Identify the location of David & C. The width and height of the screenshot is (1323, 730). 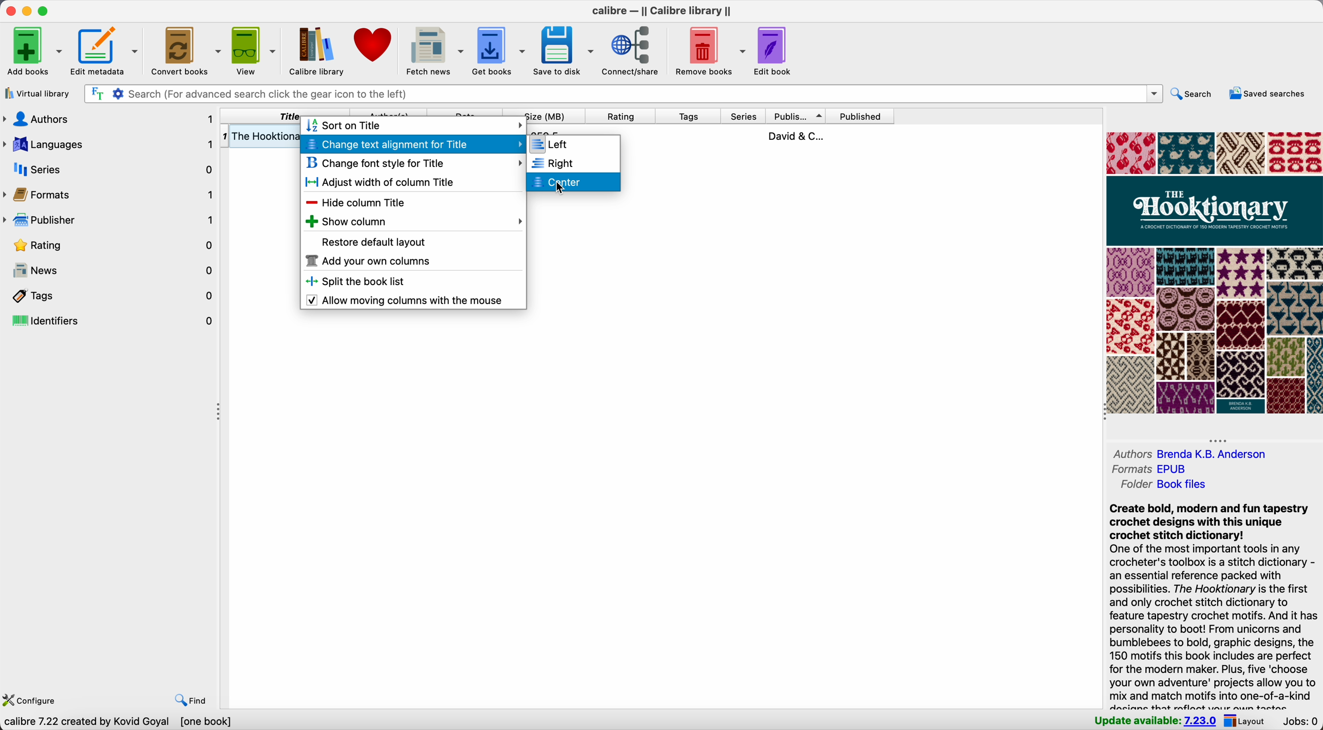
(795, 135).